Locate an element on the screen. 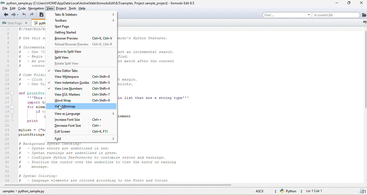  close is located at coordinates (362, 4).